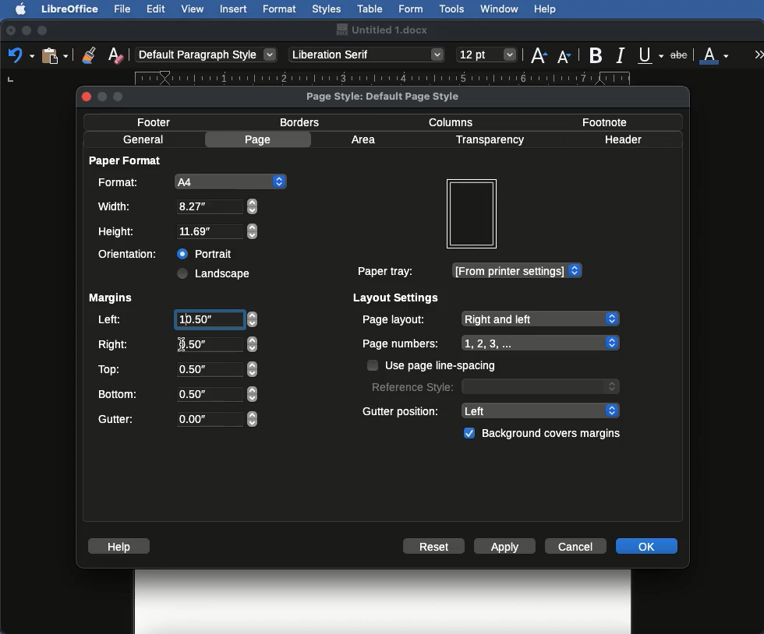  Describe the element at coordinates (131, 254) in the screenshot. I see `Orientation` at that location.